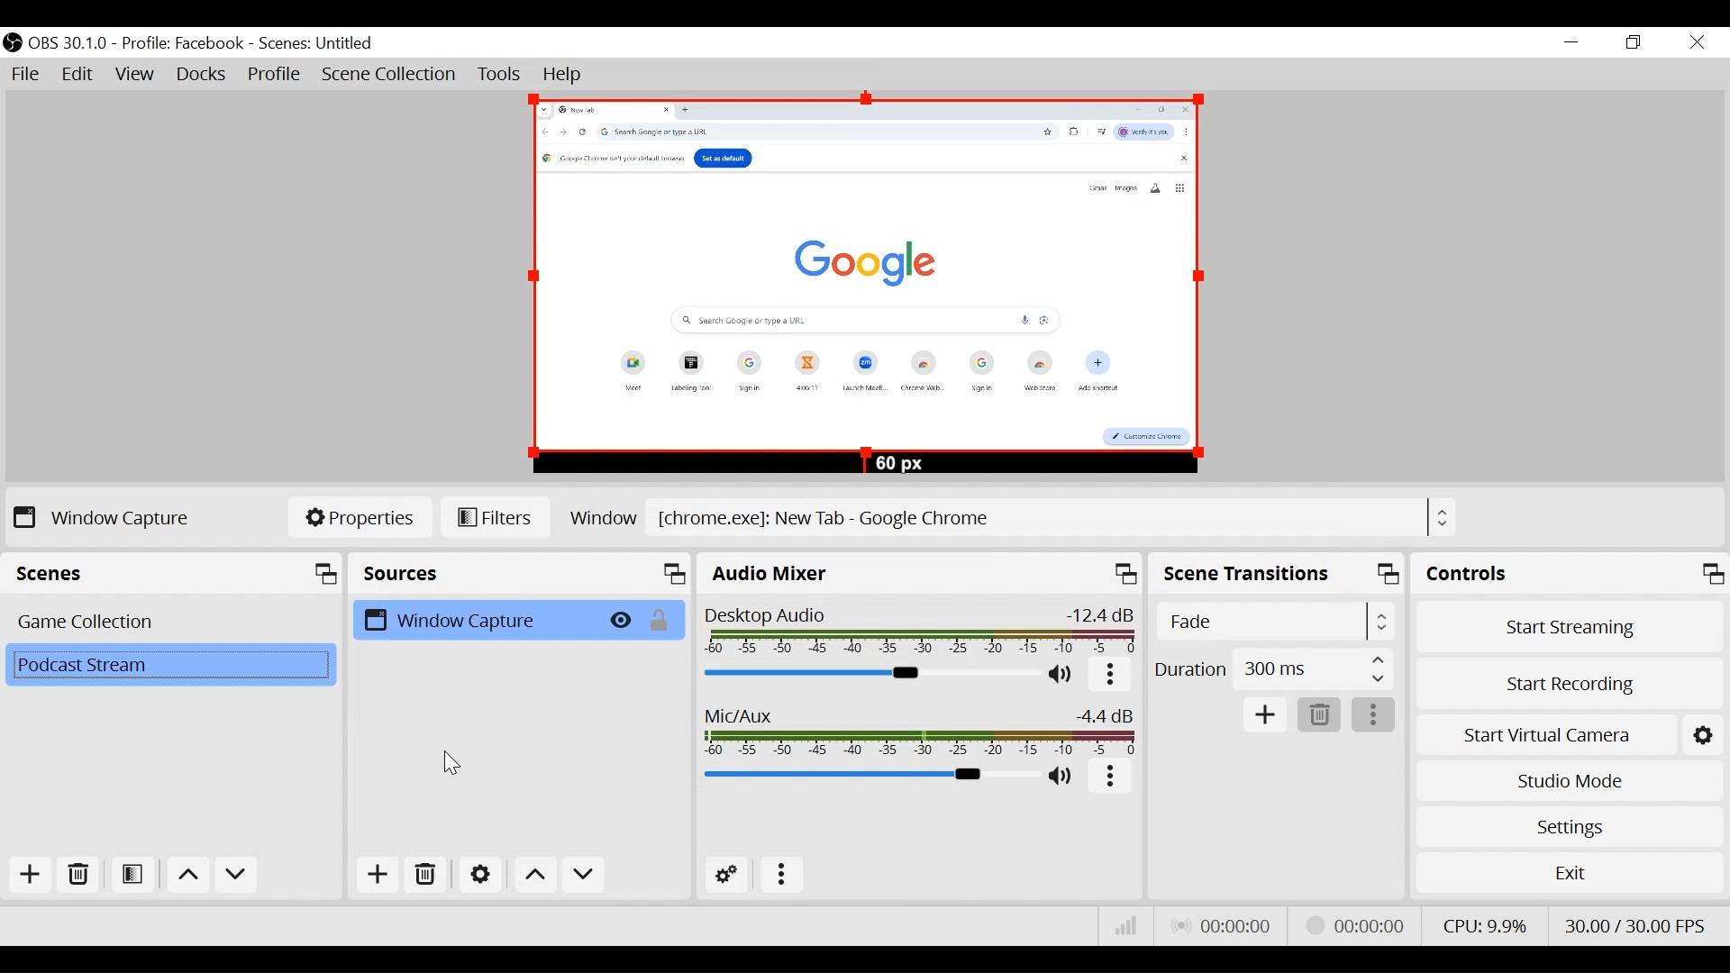 Image resolution: width=1730 pixels, height=973 pixels. What do you see at coordinates (14, 43) in the screenshot?
I see `OBS Studio Desktop Icon` at bounding box center [14, 43].